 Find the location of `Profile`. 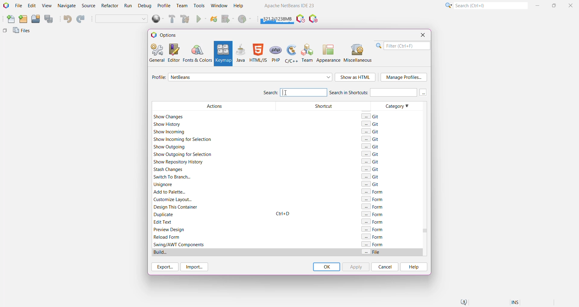

Profile is located at coordinates (164, 5).